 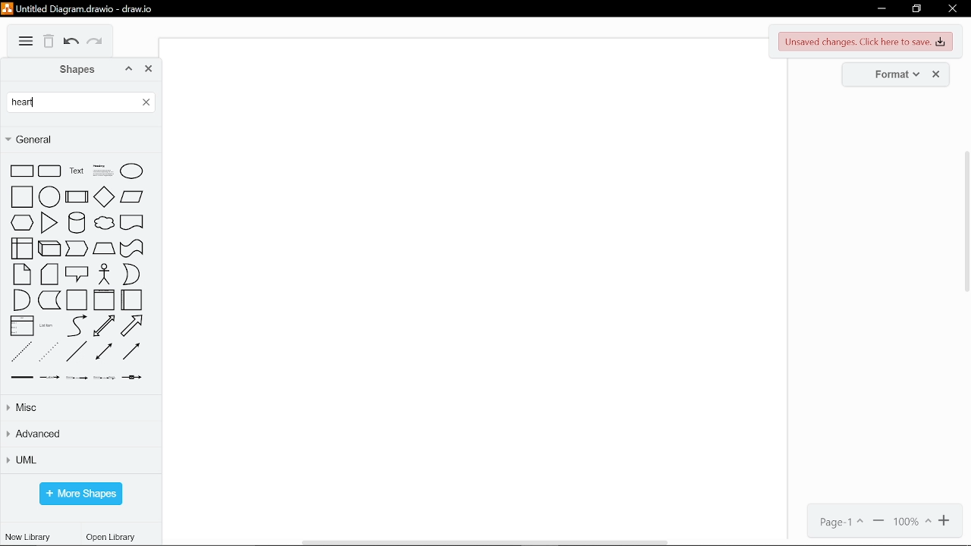 I want to click on data storage, so click(x=50, y=301).